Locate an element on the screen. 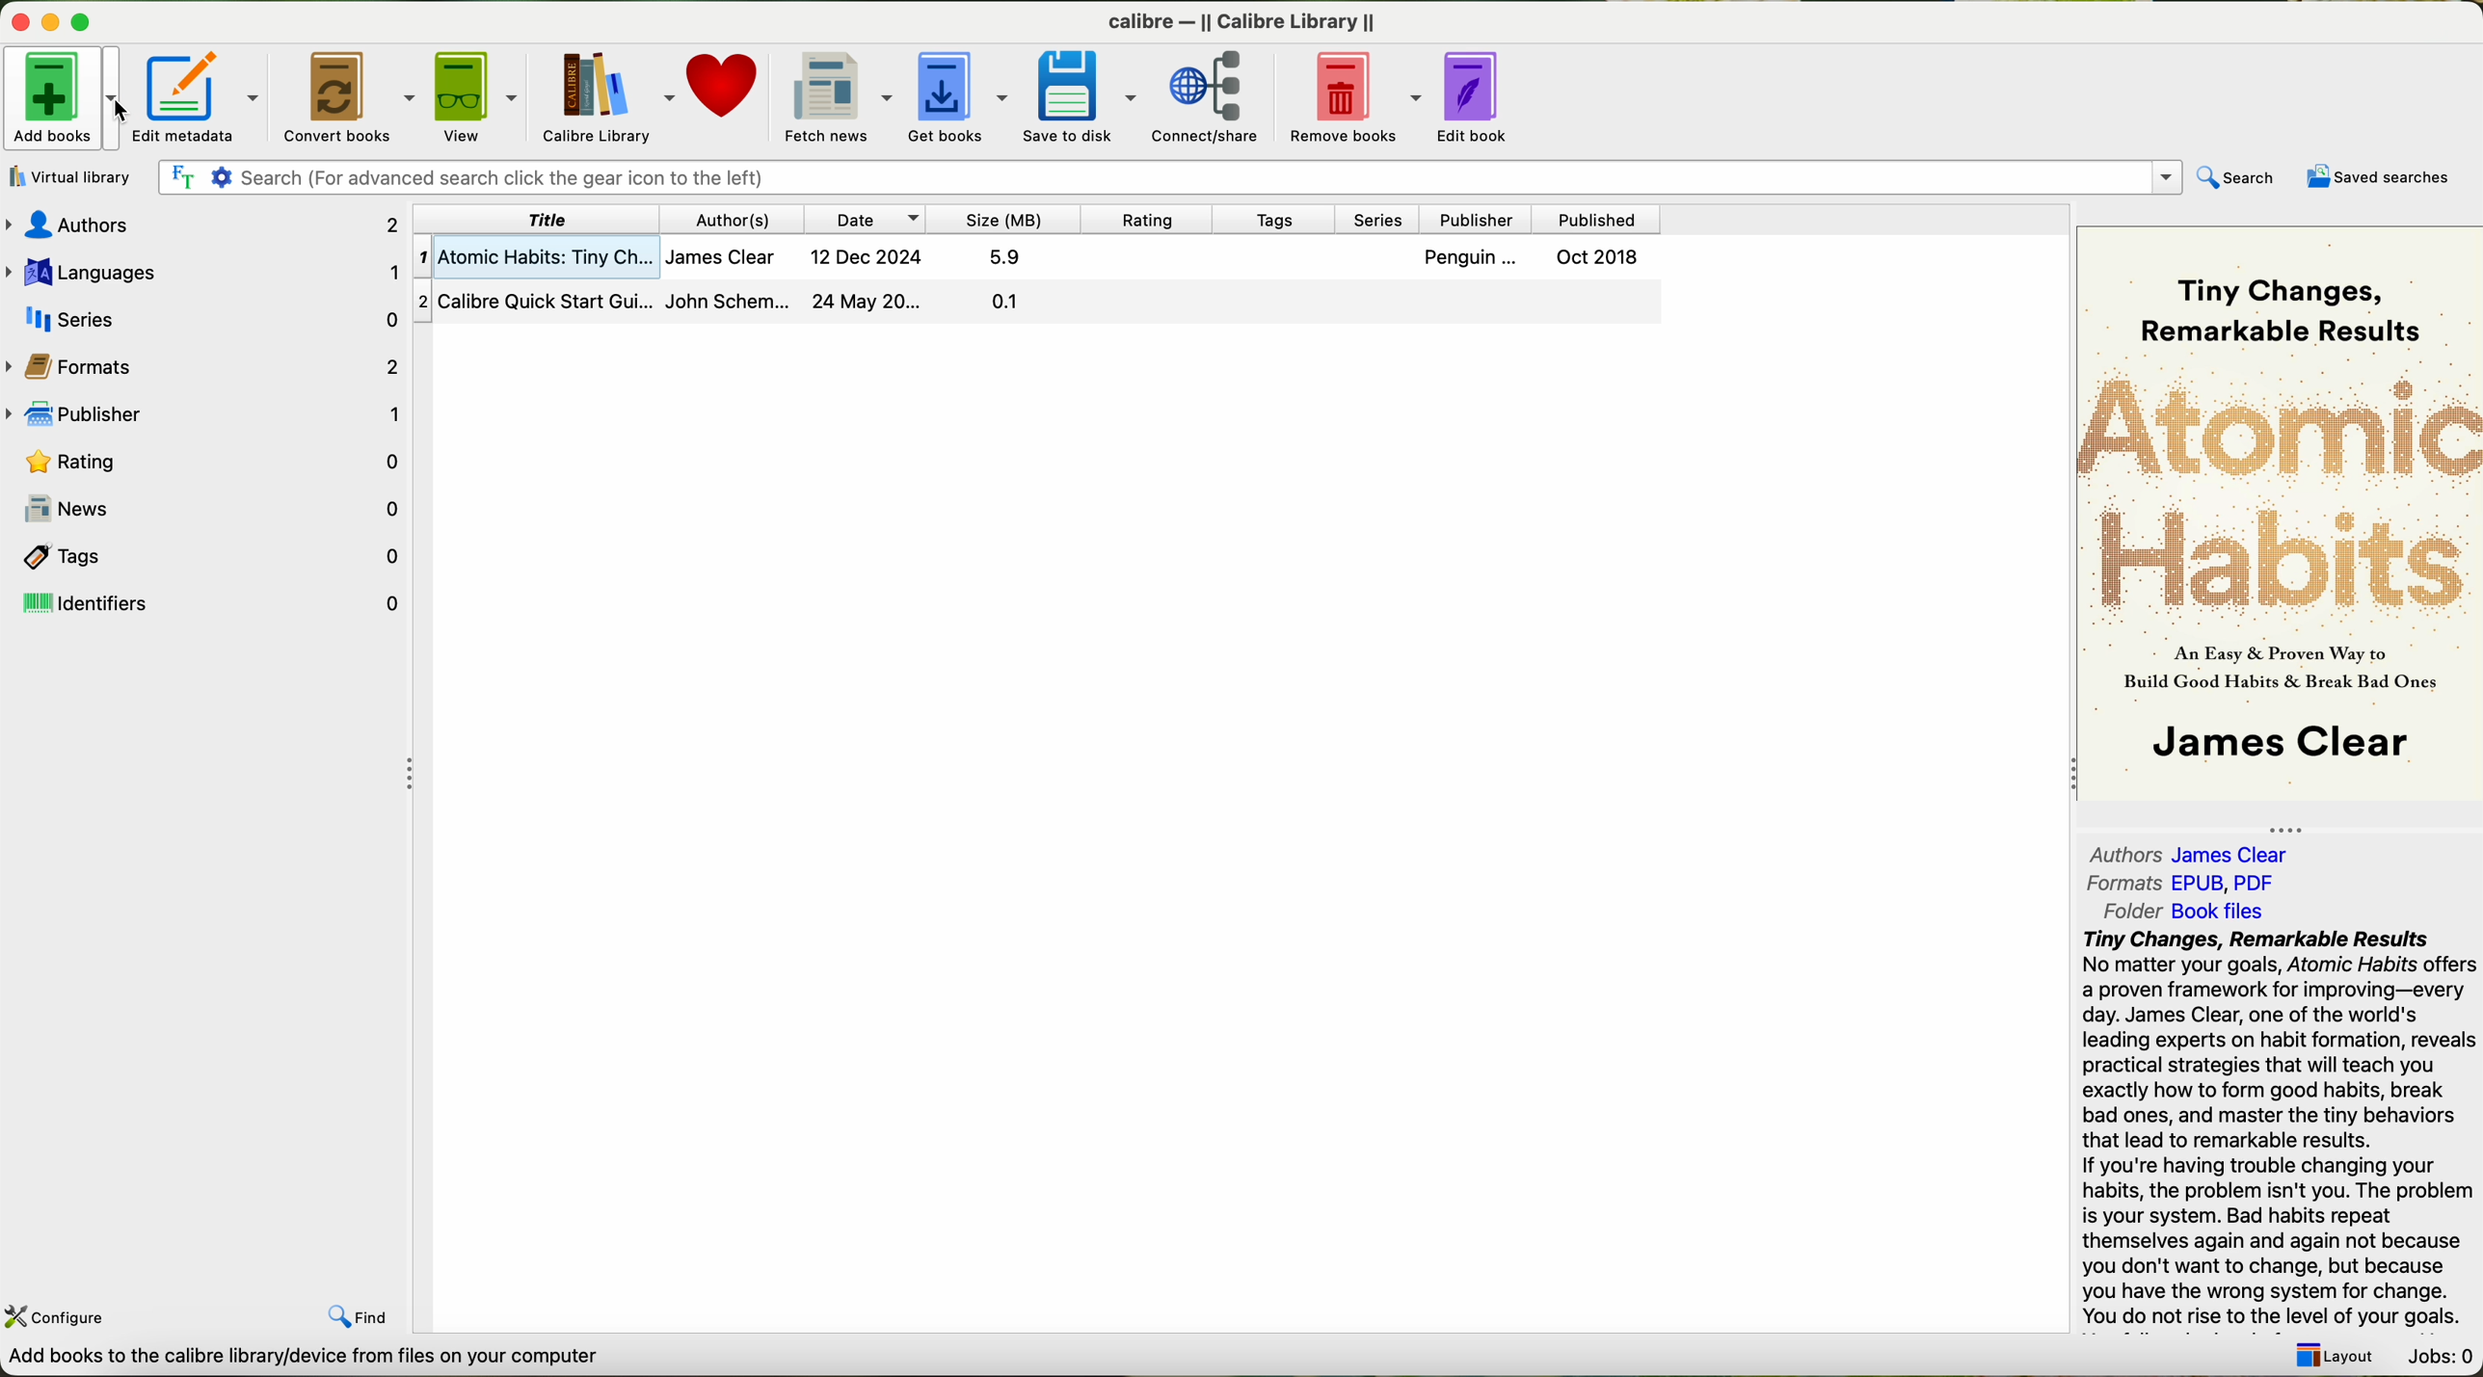 The width and height of the screenshot is (2483, 1377). try changes remarkable results no matter your goals ,Atomic Habits offers a proven framework for improvity every day ,James Clear one of the word's leading expert on habit formation reveals practice startegies that will teach you howto form break bad ones and improve tiny beahbviors turn in ramarkable results.you do not rise to the level of your goals is located at coordinates (2266, 1128).